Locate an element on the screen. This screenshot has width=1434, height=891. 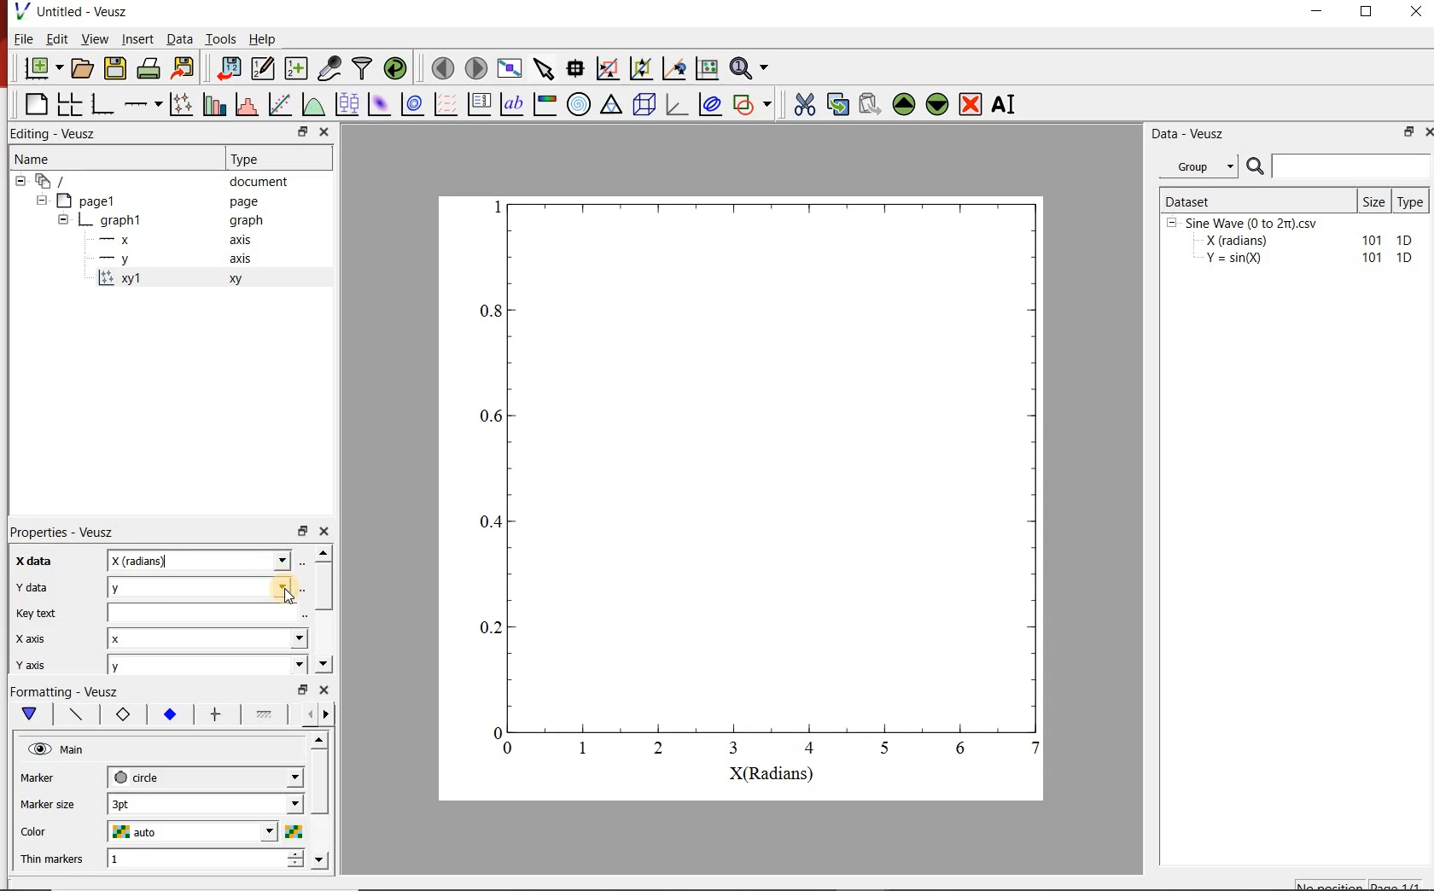
Horizontal scrollbar is located at coordinates (322, 799).